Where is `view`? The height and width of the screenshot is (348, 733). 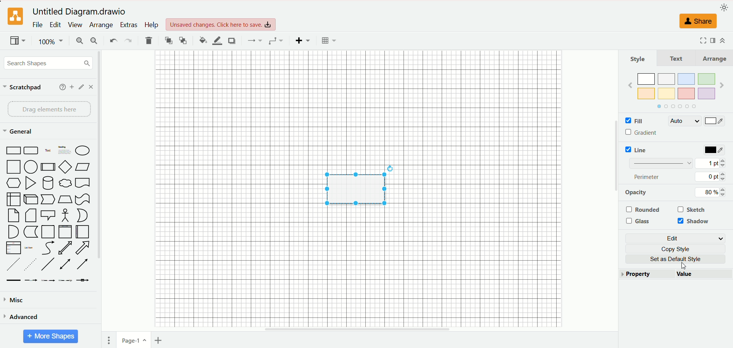
view is located at coordinates (74, 25).